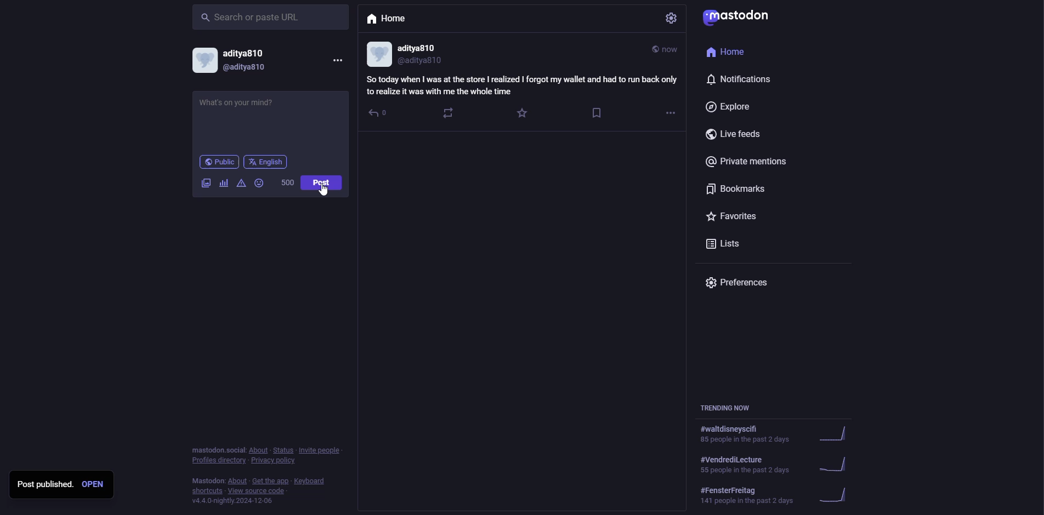 This screenshot has height=515, width=1044. What do you see at coordinates (325, 192) in the screenshot?
I see `cursor` at bounding box center [325, 192].